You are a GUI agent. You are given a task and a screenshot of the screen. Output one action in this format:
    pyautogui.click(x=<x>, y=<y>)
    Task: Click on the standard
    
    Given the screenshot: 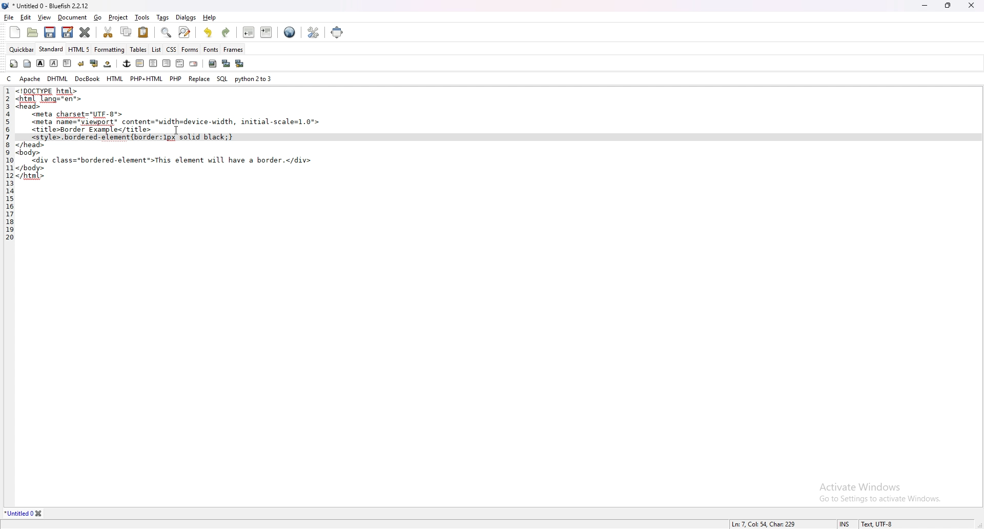 What is the action you would take?
    pyautogui.click(x=51, y=49)
    